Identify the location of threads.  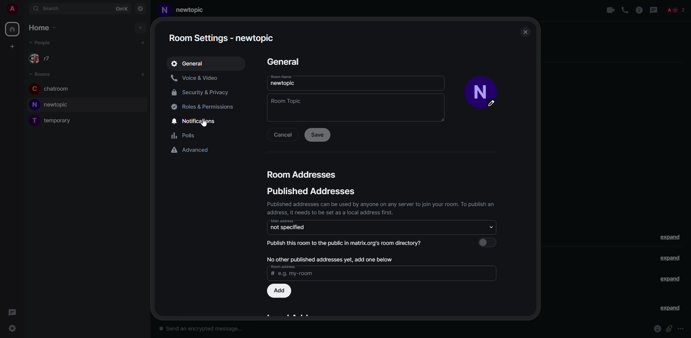
(12, 311).